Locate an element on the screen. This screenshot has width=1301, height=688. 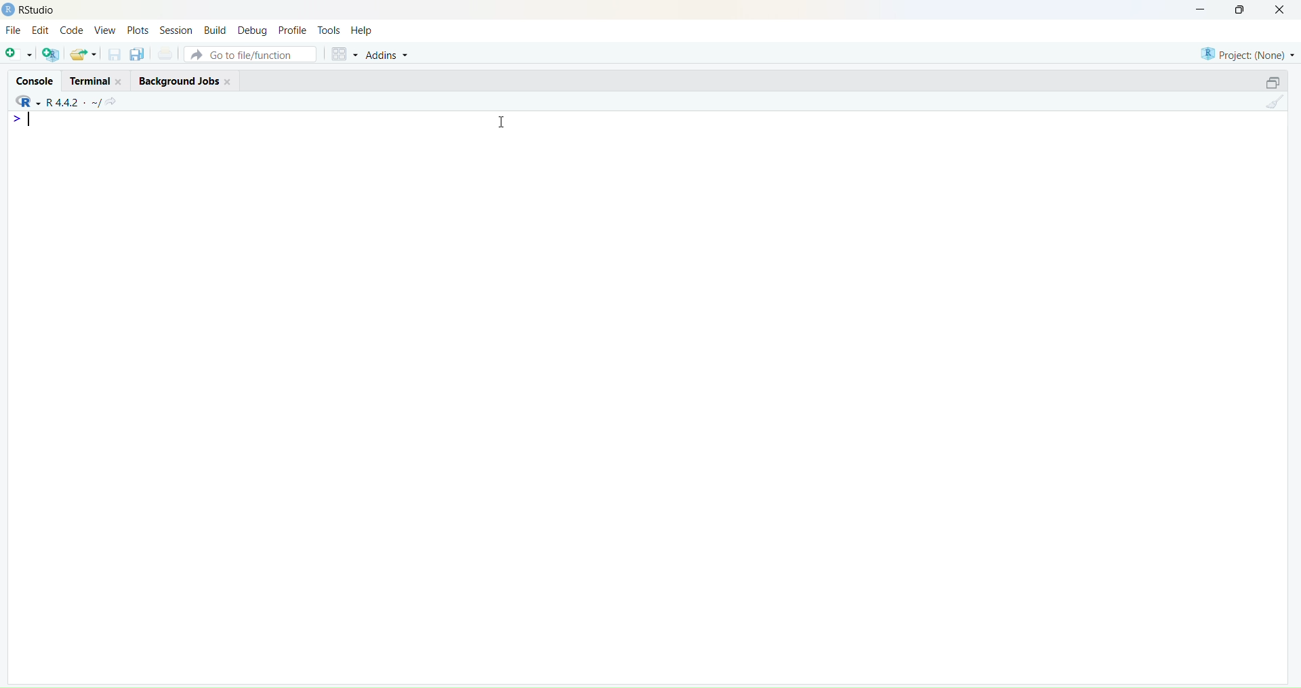
R 4.4.2 ~/ is located at coordinates (75, 103).